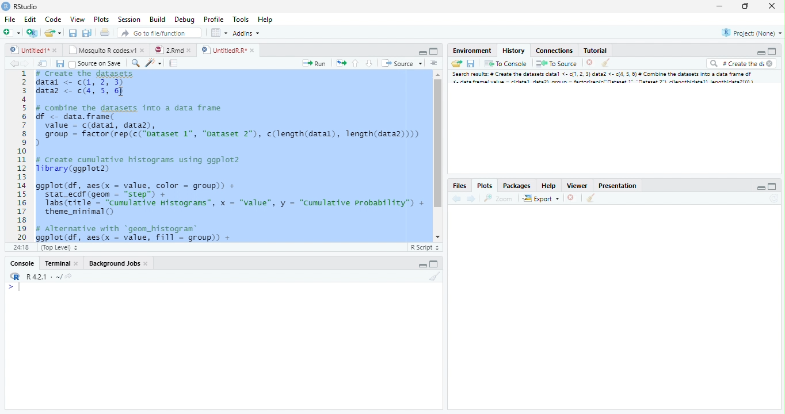 The height and width of the screenshot is (414, 785). Describe the element at coordinates (341, 64) in the screenshot. I see `Pages` at that location.